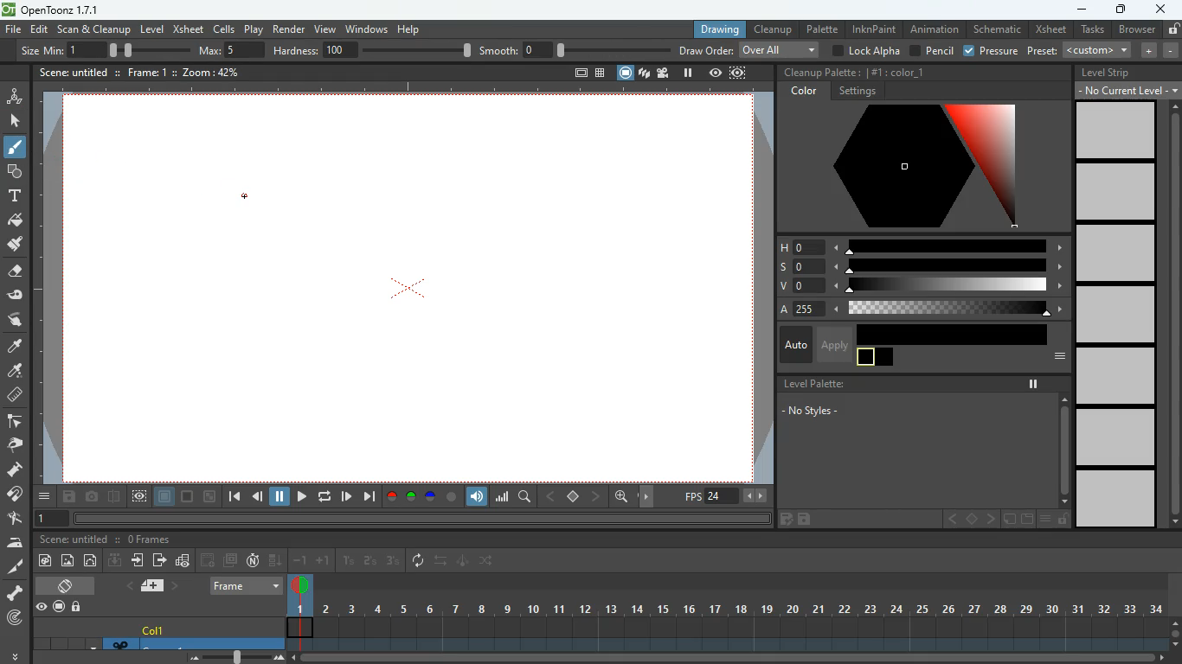  Describe the element at coordinates (821, 29) in the screenshot. I see `palette` at that location.